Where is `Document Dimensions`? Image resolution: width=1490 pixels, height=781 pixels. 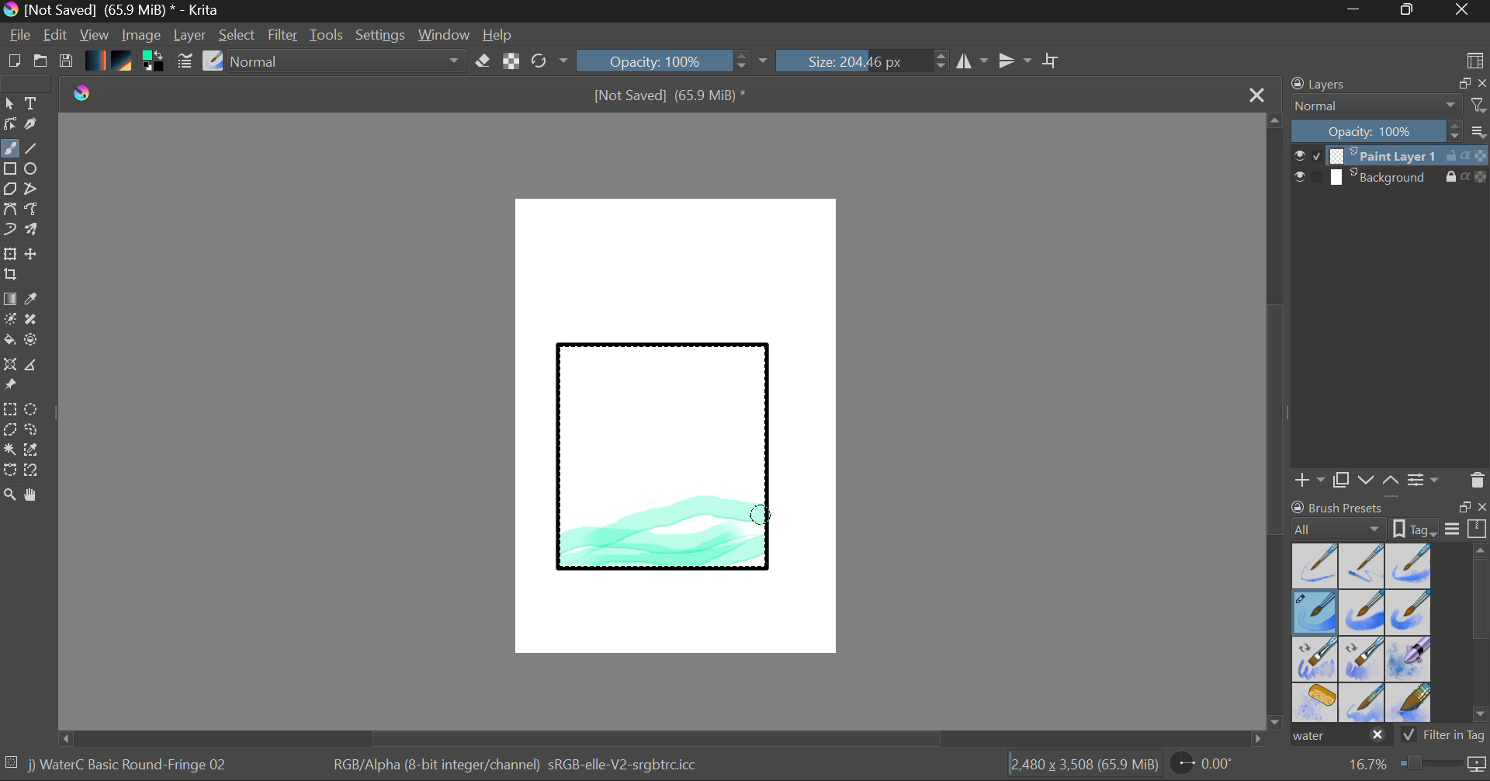
Document Dimensions is located at coordinates (1083, 767).